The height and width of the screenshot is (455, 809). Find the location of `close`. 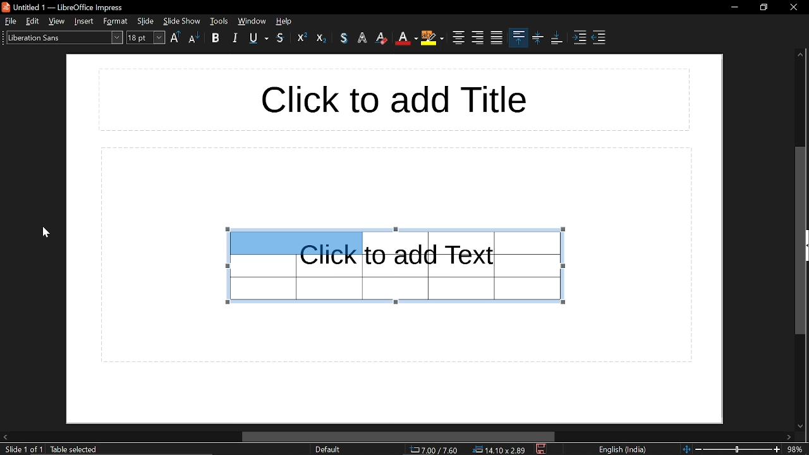

close is located at coordinates (793, 6).